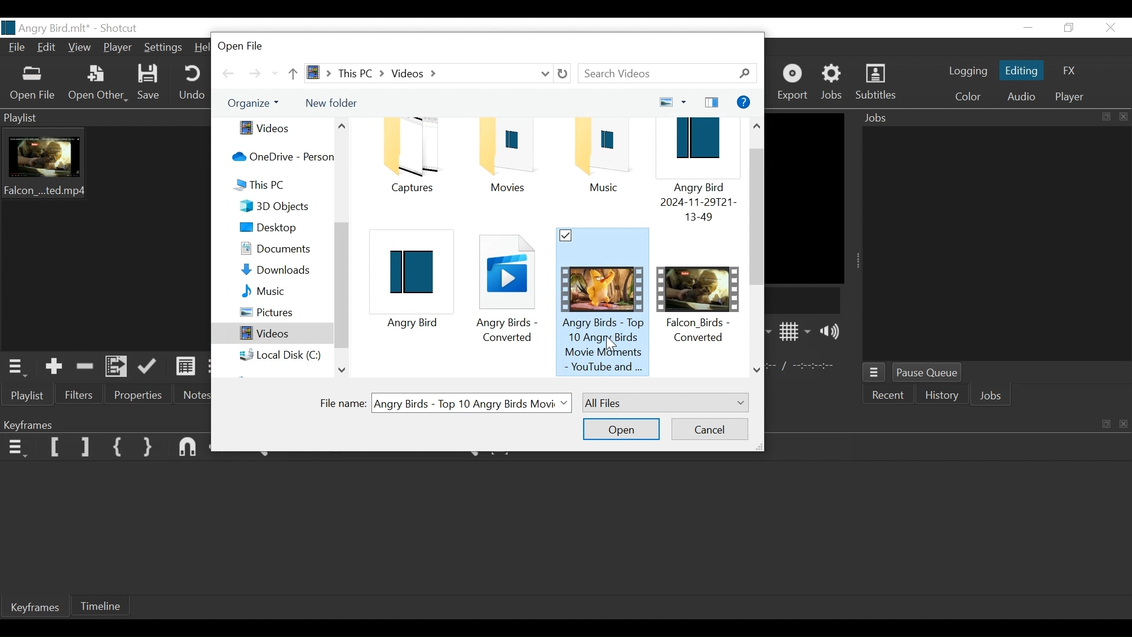  Describe the element at coordinates (232, 73) in the screenshot. I see `Go Back` at that location.